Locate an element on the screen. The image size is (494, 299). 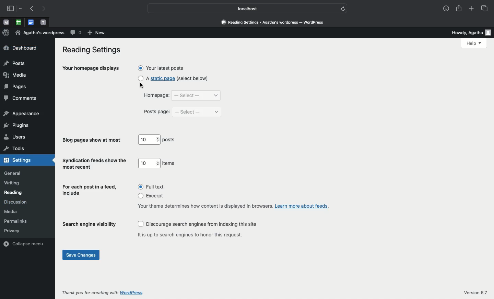
Excerpt is located at coordinates (153, 196).